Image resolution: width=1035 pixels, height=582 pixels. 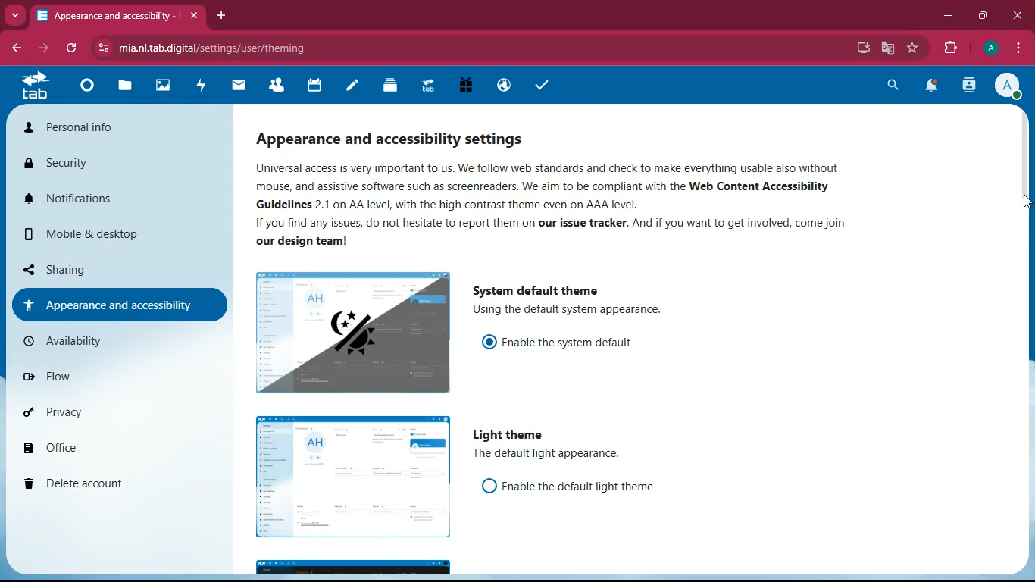 What do you see at coordinates (116, 165) in the screenshot?
I see `security` at bounding box center [116, 165].